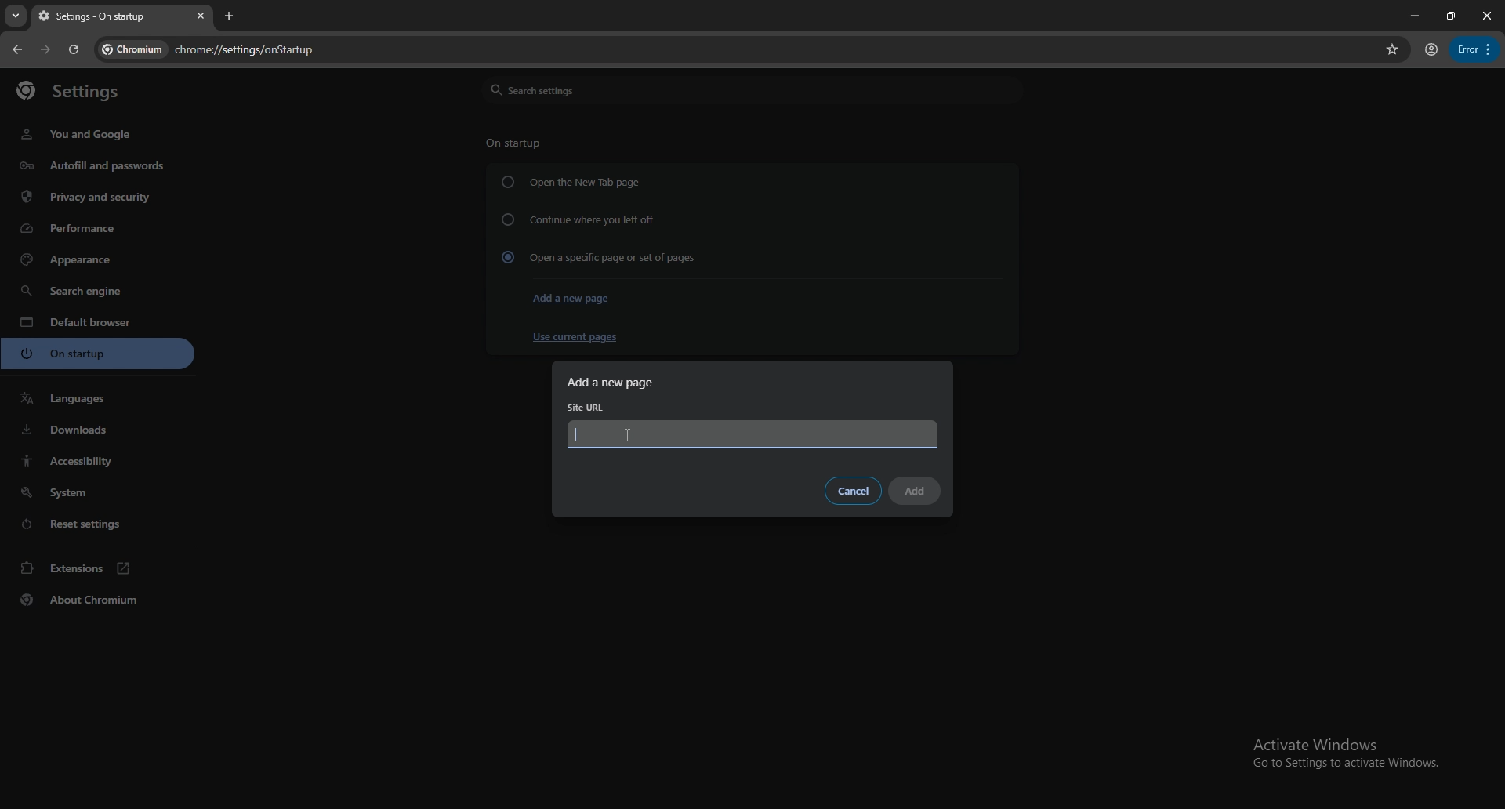 This screenshot has width=1505, height=809. What do you see at coordinates (629, 438) in the screenshot?
I see `mouse cursor` at bounding box center [629, 438].